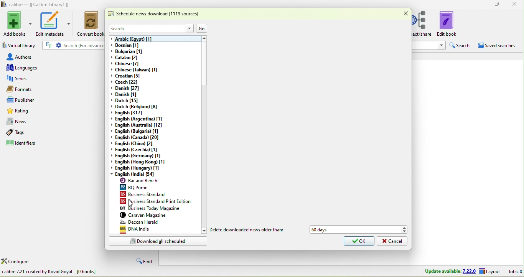  Describe the element at coordinates (154, 39) in the screenshot. I see `arabic (egypt) [1]` at that location.